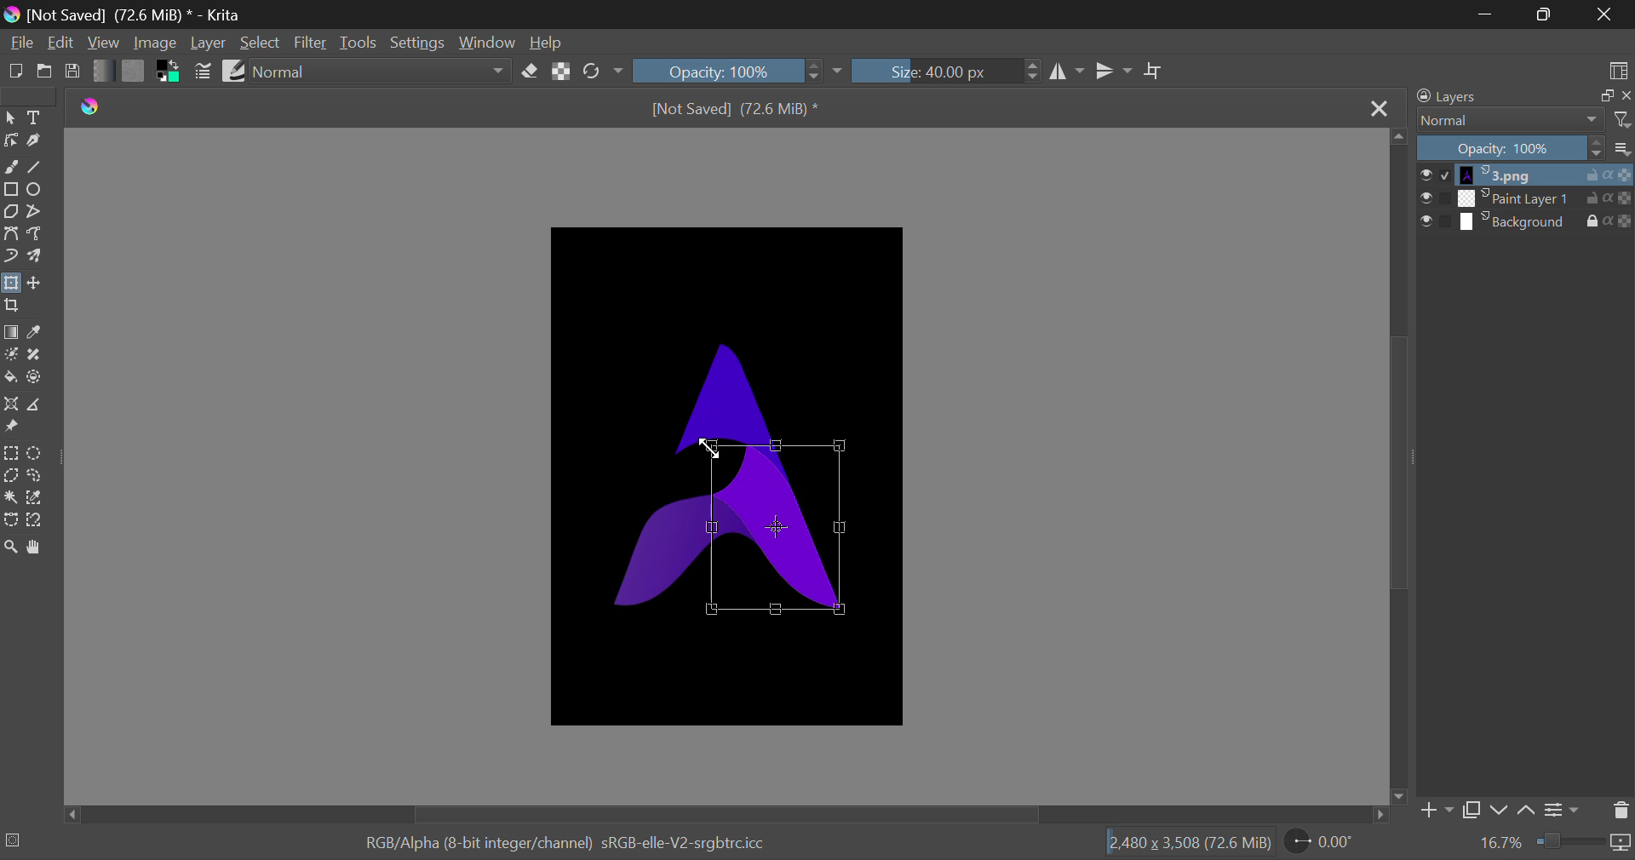 The height and width of the screenshot is (860, 1635). I want to click on Gradient, so click(101, 72).